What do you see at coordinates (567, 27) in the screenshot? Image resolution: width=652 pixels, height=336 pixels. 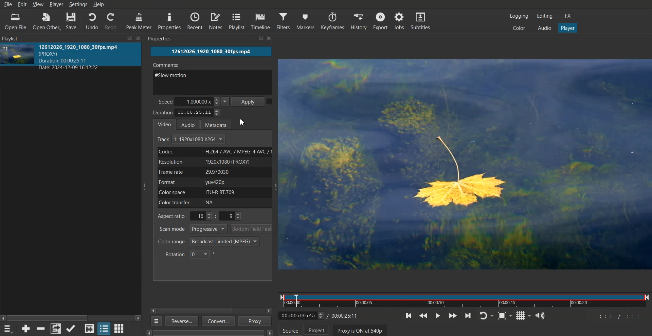 I see `Player one` at bounding box center [567, 27].